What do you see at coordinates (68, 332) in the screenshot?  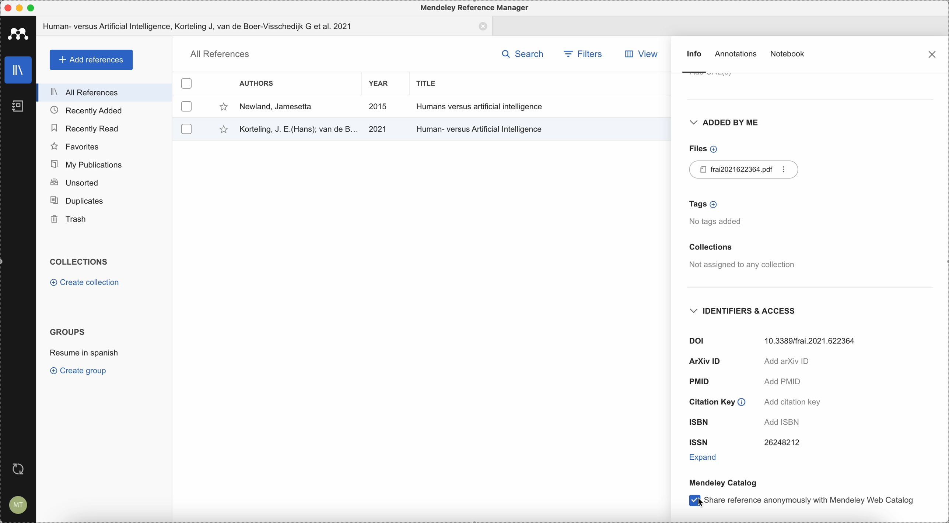 I see `groups` at bounding box center [68, 332].